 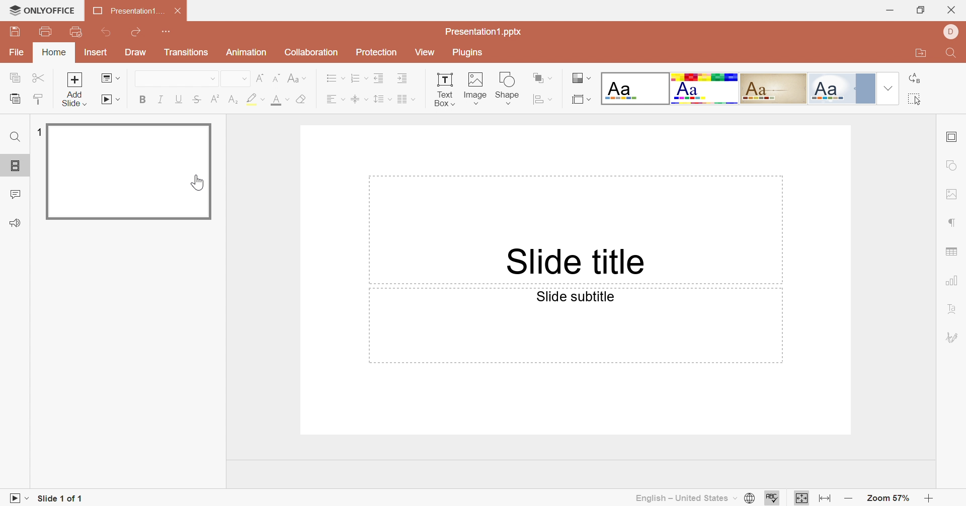 I want to click on Open file location, so click(x=917, y=54).